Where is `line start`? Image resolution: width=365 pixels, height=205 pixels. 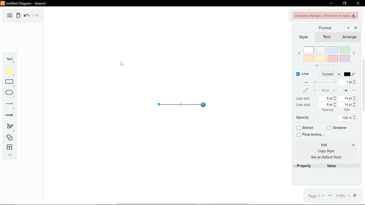
line start is located at coordinates (304, 104).